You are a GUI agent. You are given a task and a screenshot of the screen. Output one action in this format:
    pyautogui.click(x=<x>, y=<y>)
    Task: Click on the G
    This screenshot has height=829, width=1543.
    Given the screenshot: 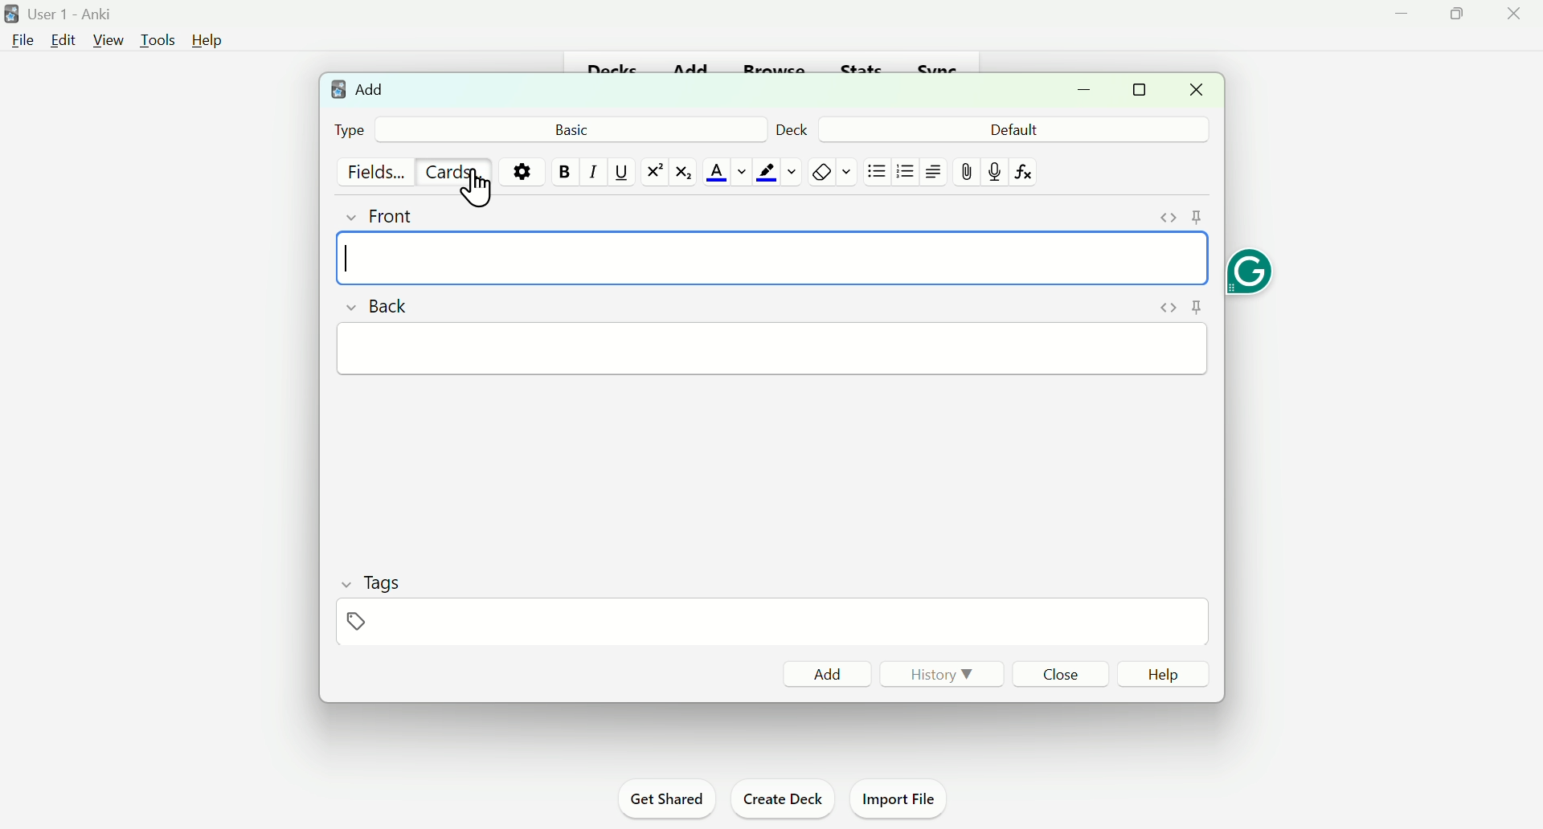 What is the action you would take?
    pyautogui.click(x=1251, y=272)
    